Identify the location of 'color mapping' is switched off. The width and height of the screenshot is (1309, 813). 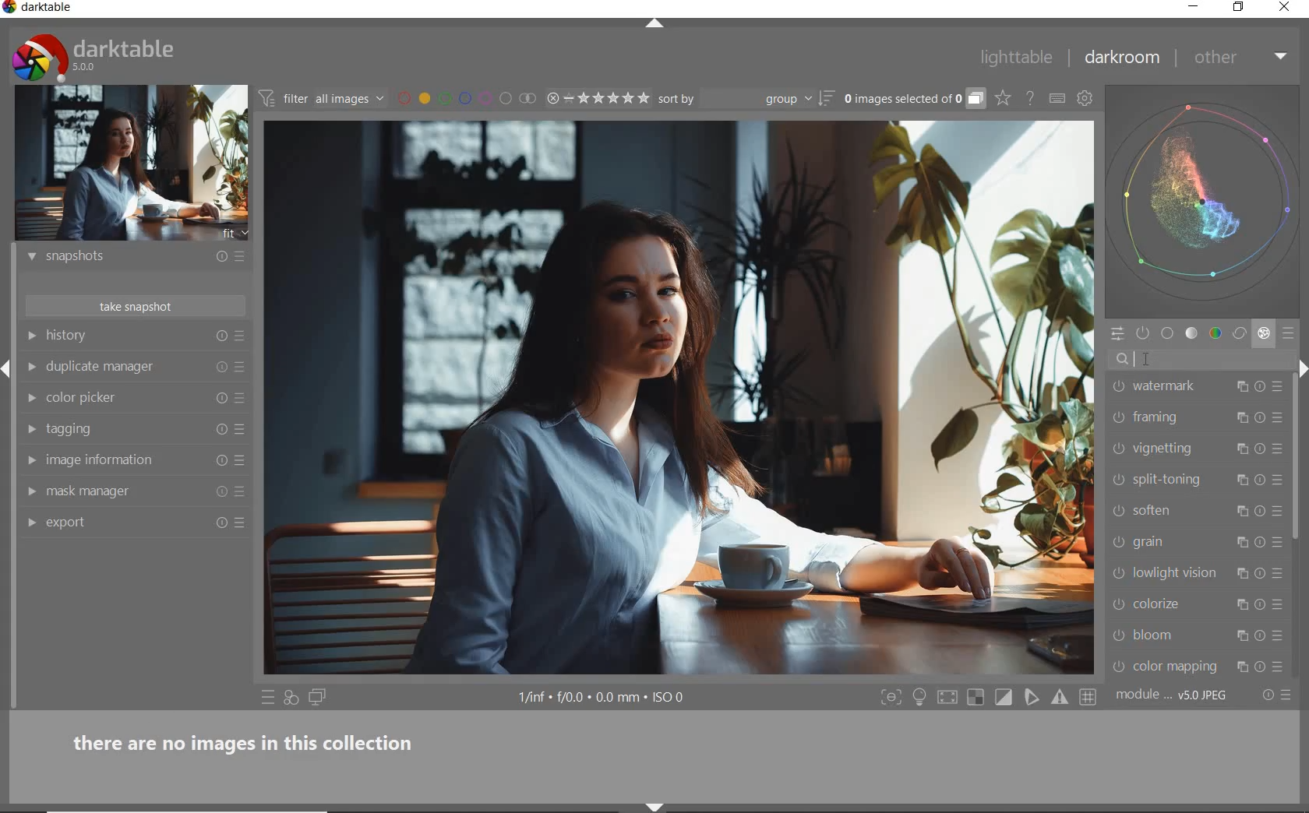
(1119, 667).